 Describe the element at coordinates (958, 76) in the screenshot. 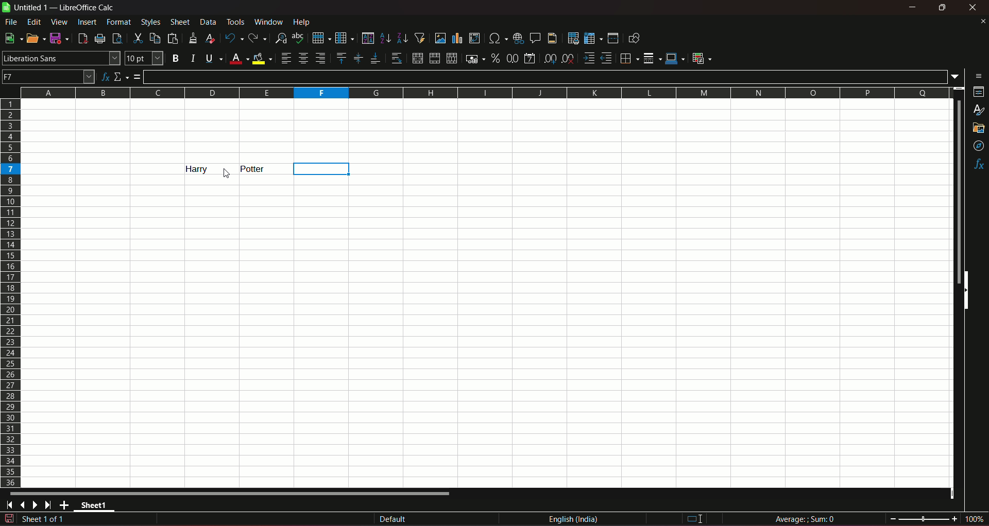

I see `expand formula bar` at that location.